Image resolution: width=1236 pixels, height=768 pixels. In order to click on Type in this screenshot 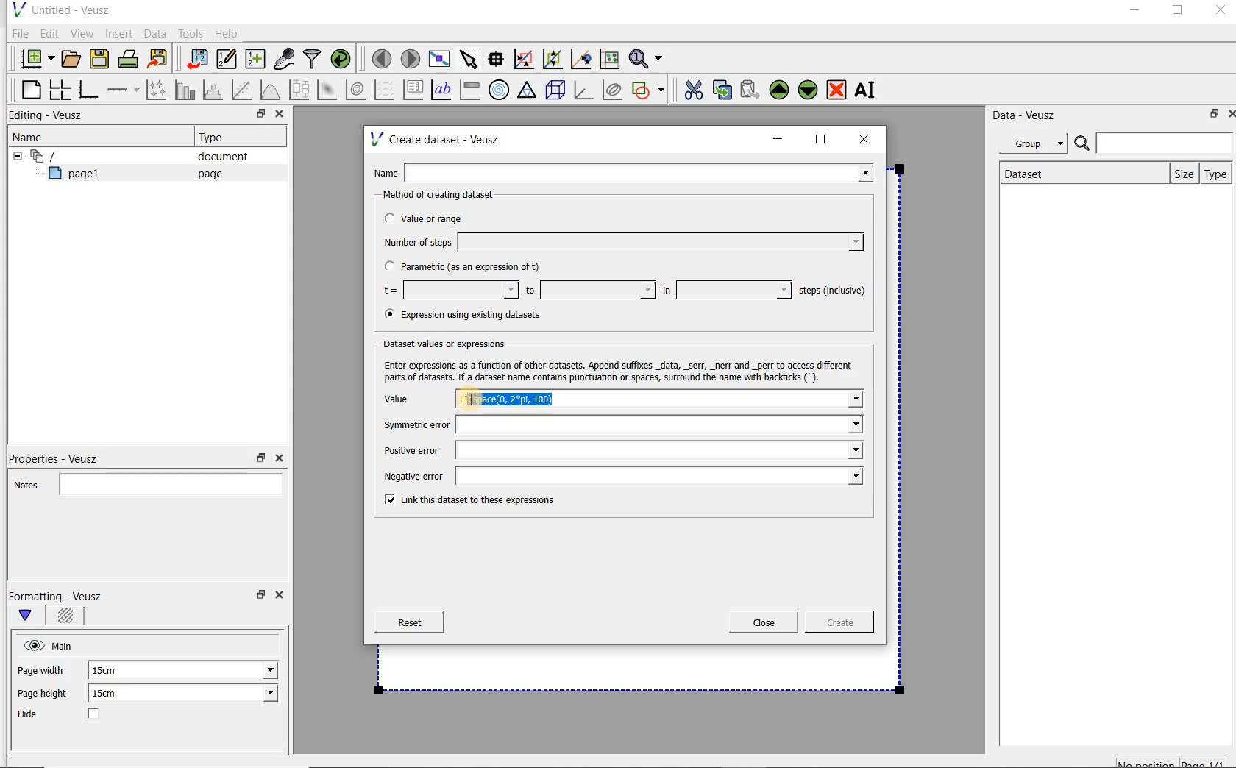, I will do `click(217, 137)`.